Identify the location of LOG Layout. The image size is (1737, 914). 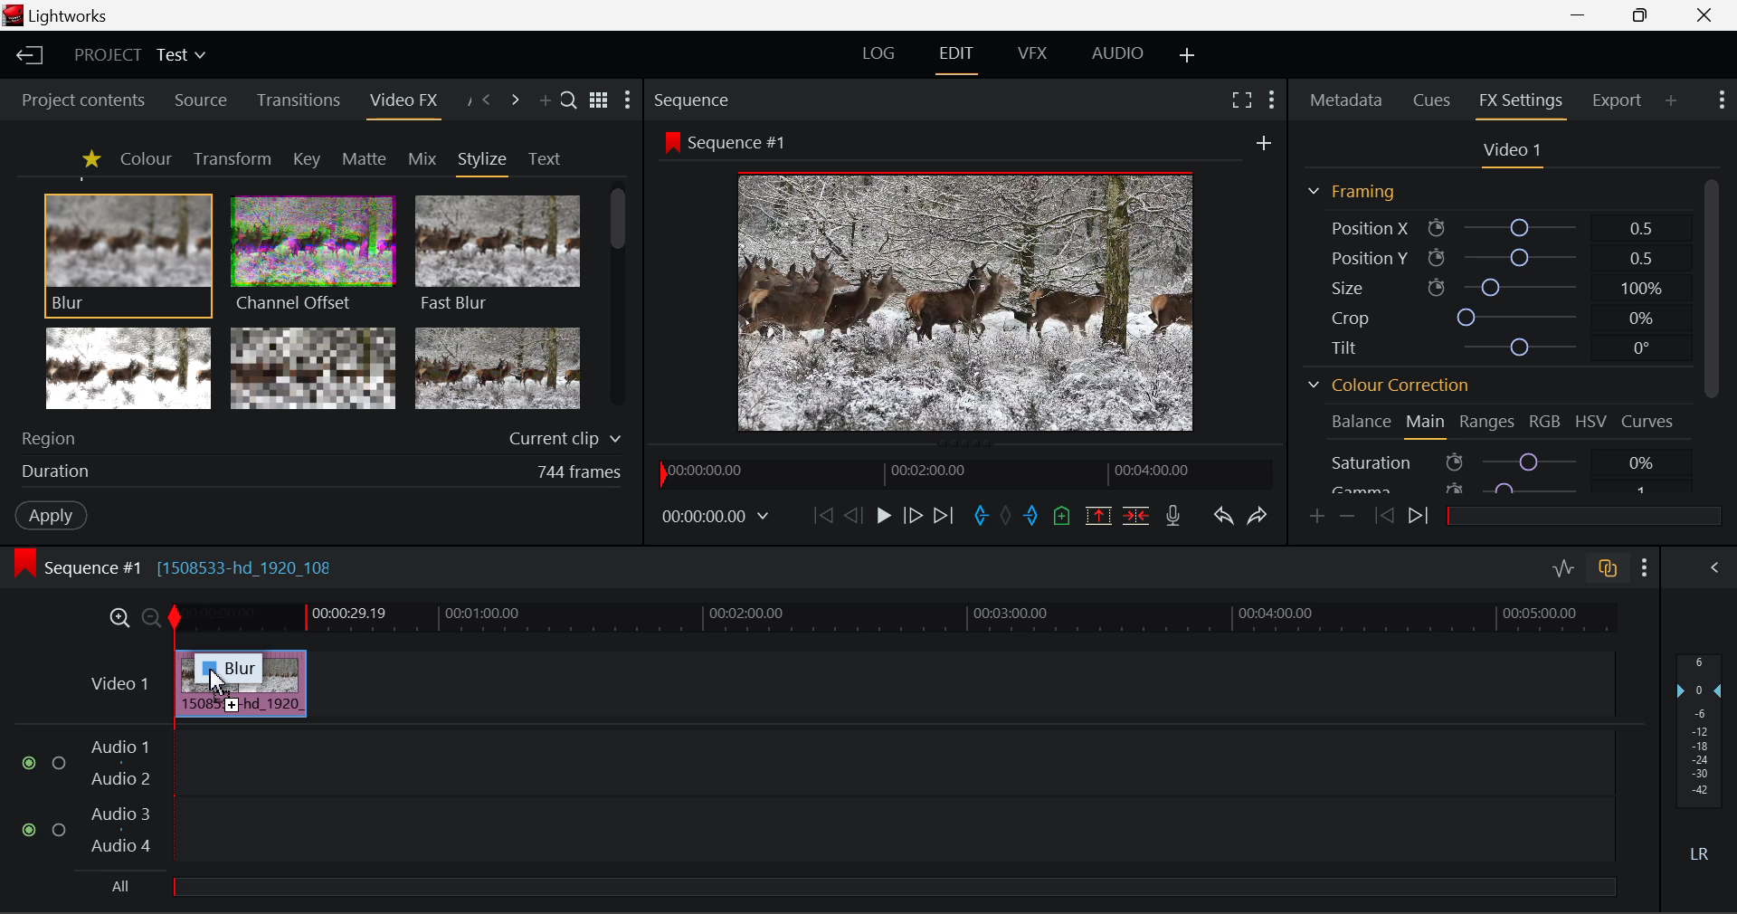
(885, 55).